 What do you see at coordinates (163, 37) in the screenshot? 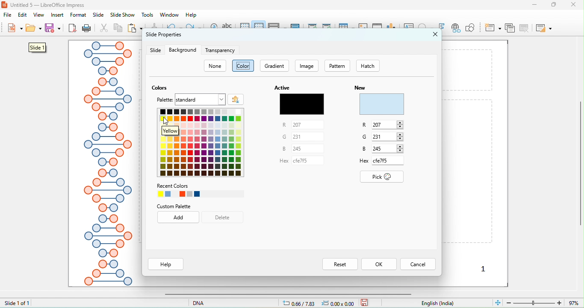
I see `slide properties` at bounding box center [163, 37].